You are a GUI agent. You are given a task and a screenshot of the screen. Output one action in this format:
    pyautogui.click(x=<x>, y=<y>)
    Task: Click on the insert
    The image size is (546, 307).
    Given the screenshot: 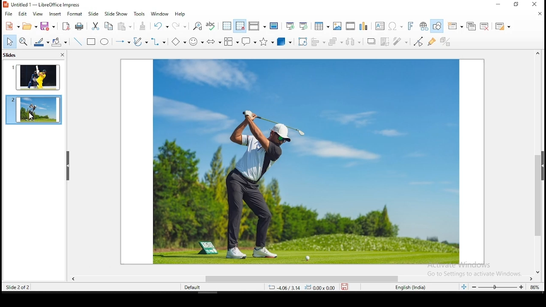 What is the action you would take?
    pyautogui.click(x=55, y=15)
    